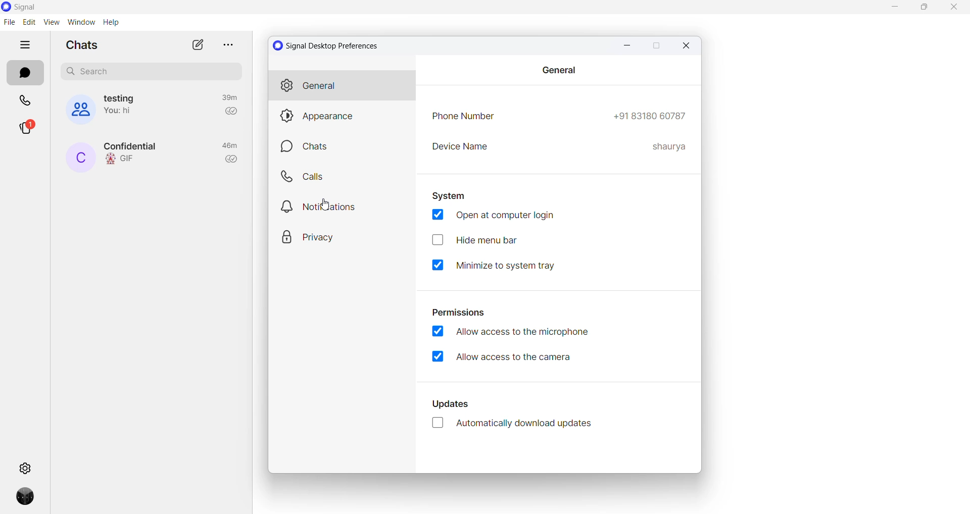  I want to click on stories, so click(25, 131).